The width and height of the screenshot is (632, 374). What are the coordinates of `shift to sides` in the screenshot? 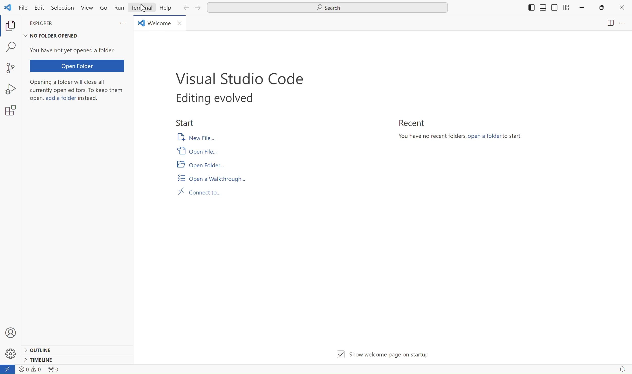 It's located at (545, 7).